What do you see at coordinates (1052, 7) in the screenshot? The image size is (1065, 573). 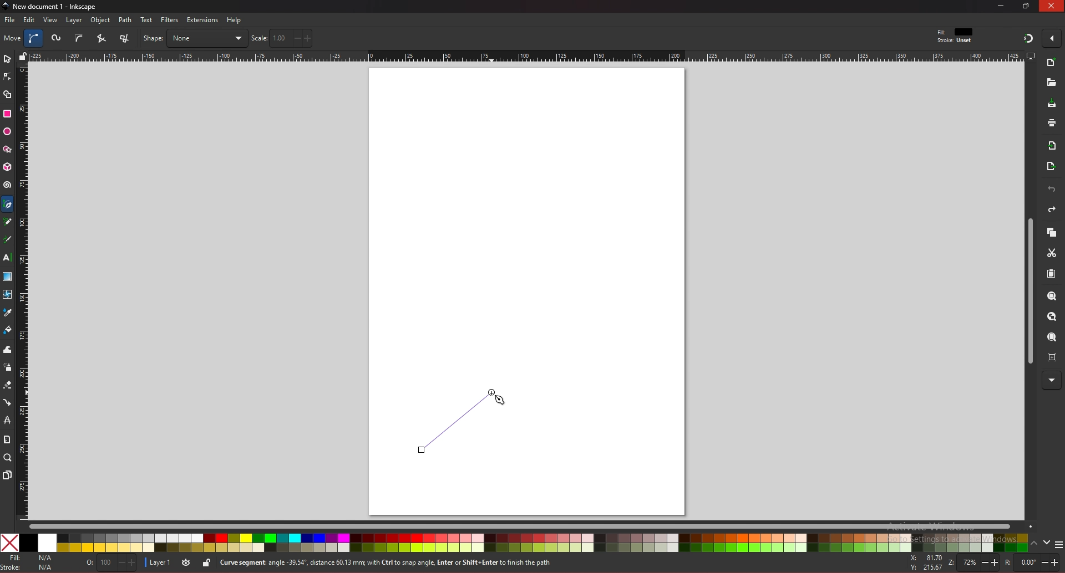 I see `close` at bounding box center [1052, 7].